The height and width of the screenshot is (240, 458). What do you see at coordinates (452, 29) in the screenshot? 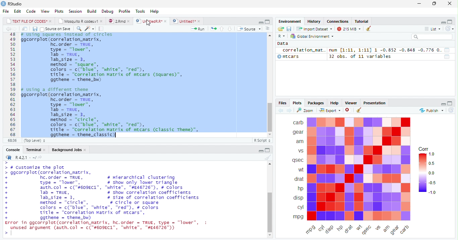
I see `refresh` at bounding box center [452, 29].